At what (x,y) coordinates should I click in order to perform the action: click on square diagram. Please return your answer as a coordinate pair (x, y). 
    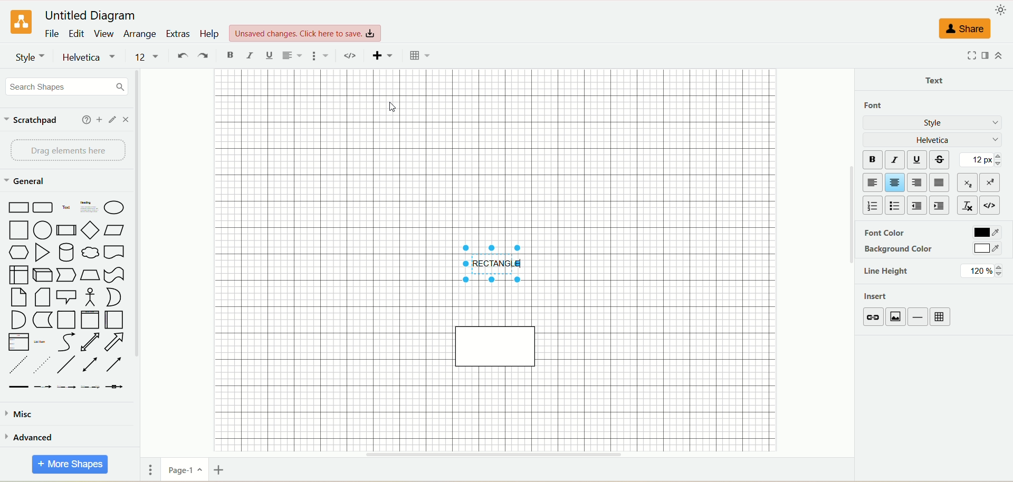
    Looking at the image, I should click on (496, 345).